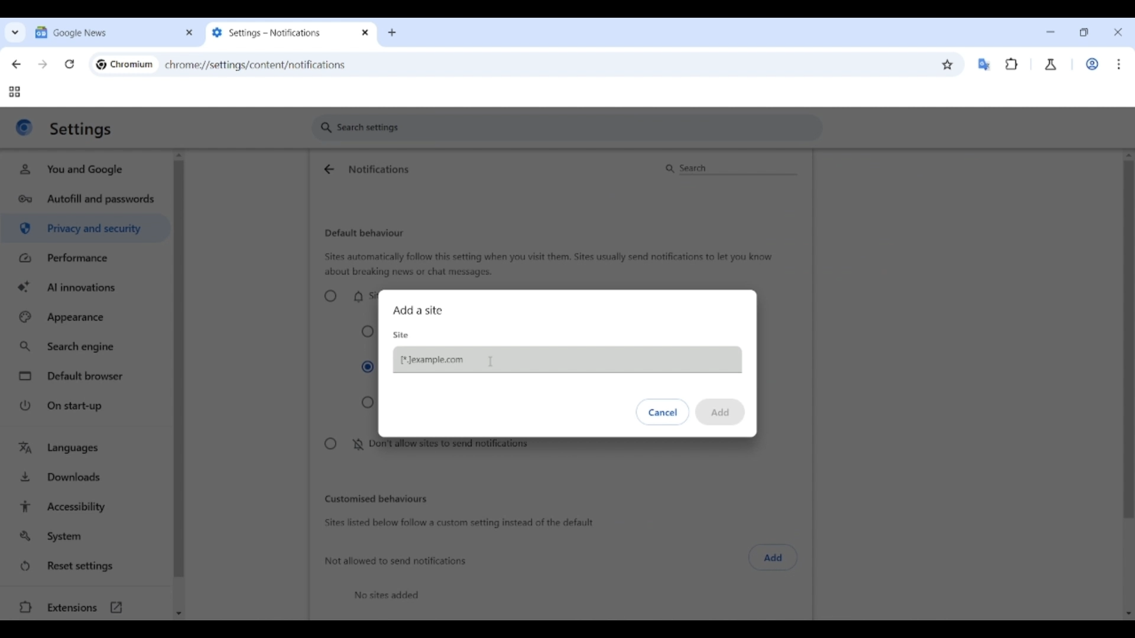 The height and width of the screenshot is (638, 1135). Describe the element at coordinates (70, 64) in the screenshot. I see `Reload page` at that location.